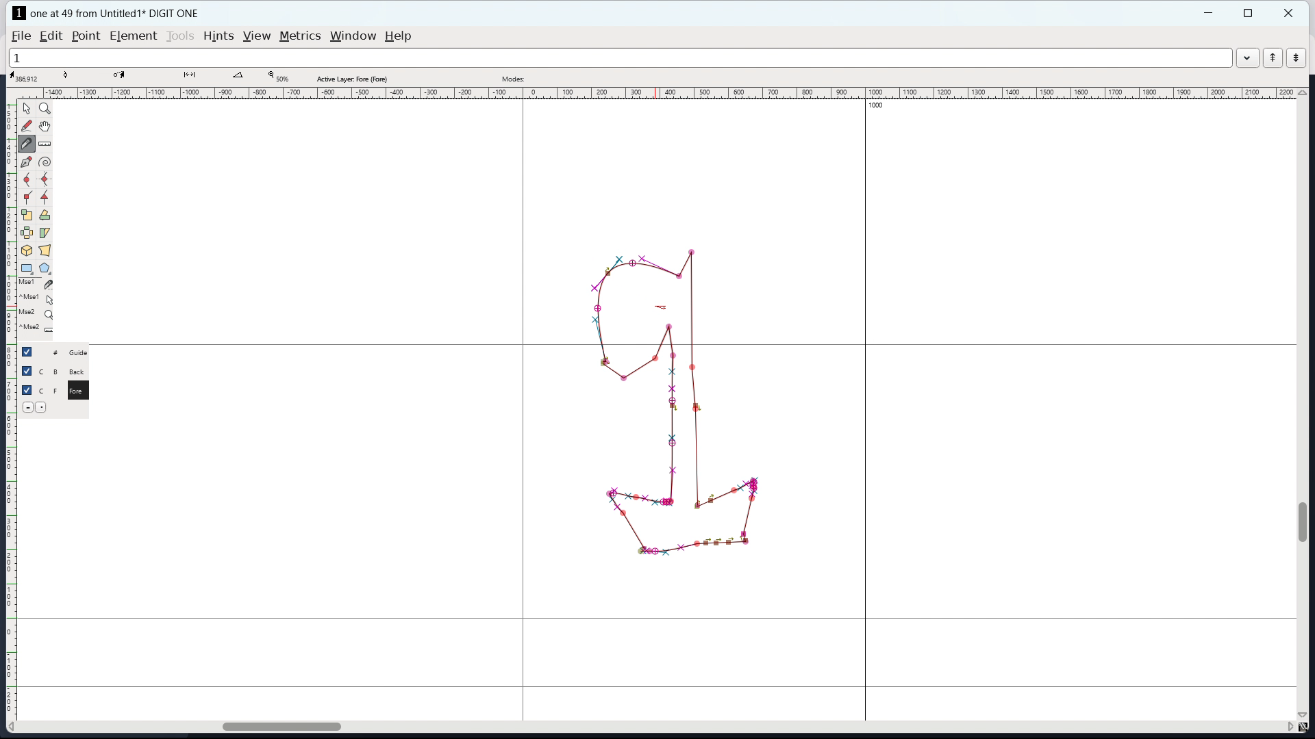 This screenshot has width=1315, height=739. What do you see at coordinates (27, 127) in the screenshot?
I see `draw a freehand curve` at bounding box center [27, 127].